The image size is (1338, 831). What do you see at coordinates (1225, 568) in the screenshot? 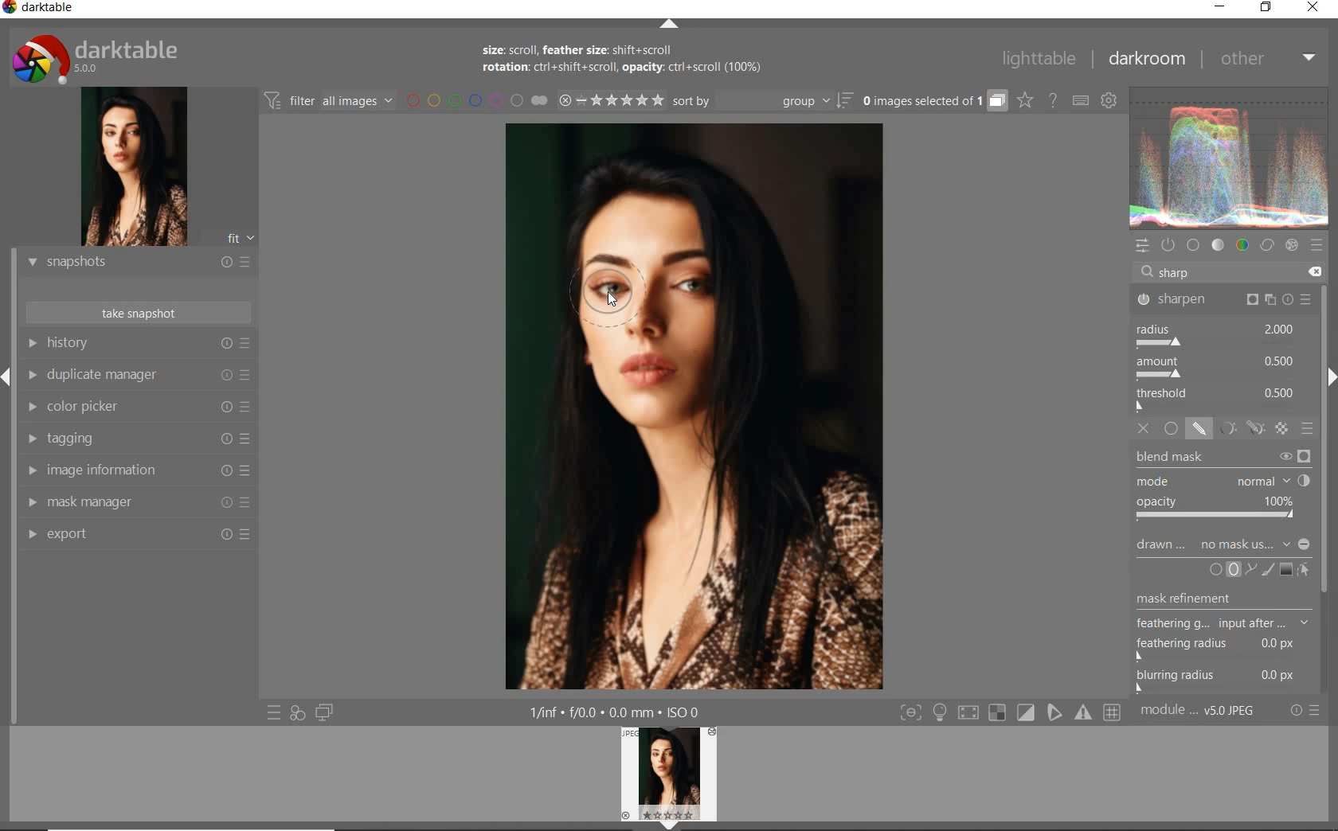
I see `add circle or ellipse` at bounding box center [1225, 568].